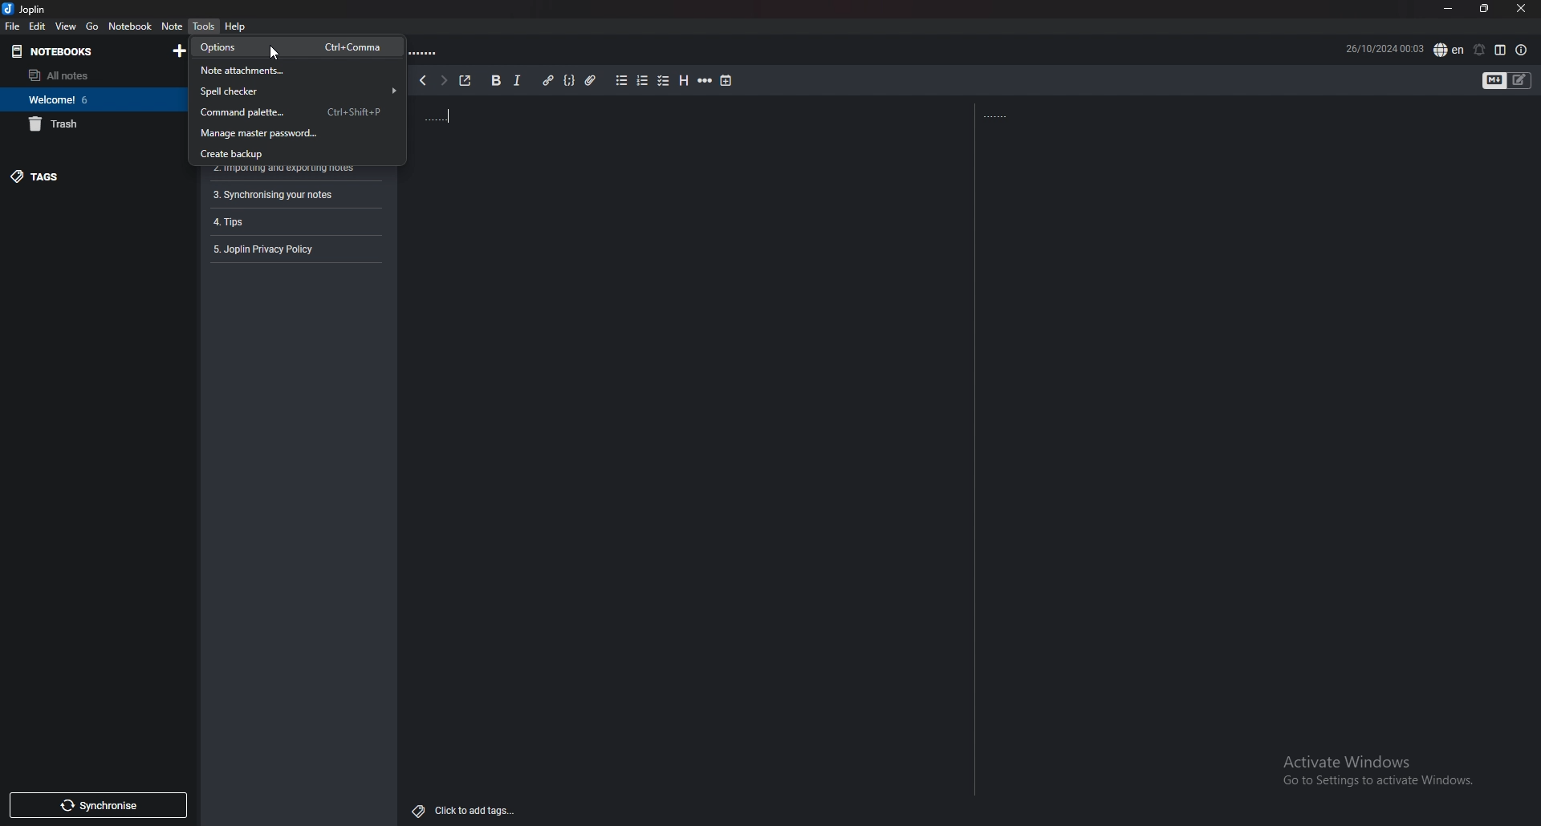 The width and height of the screenshot is (1541, 826). Describe the element at coordinates (293, 134) in the screenshot. I see `manage master password..` at that location.